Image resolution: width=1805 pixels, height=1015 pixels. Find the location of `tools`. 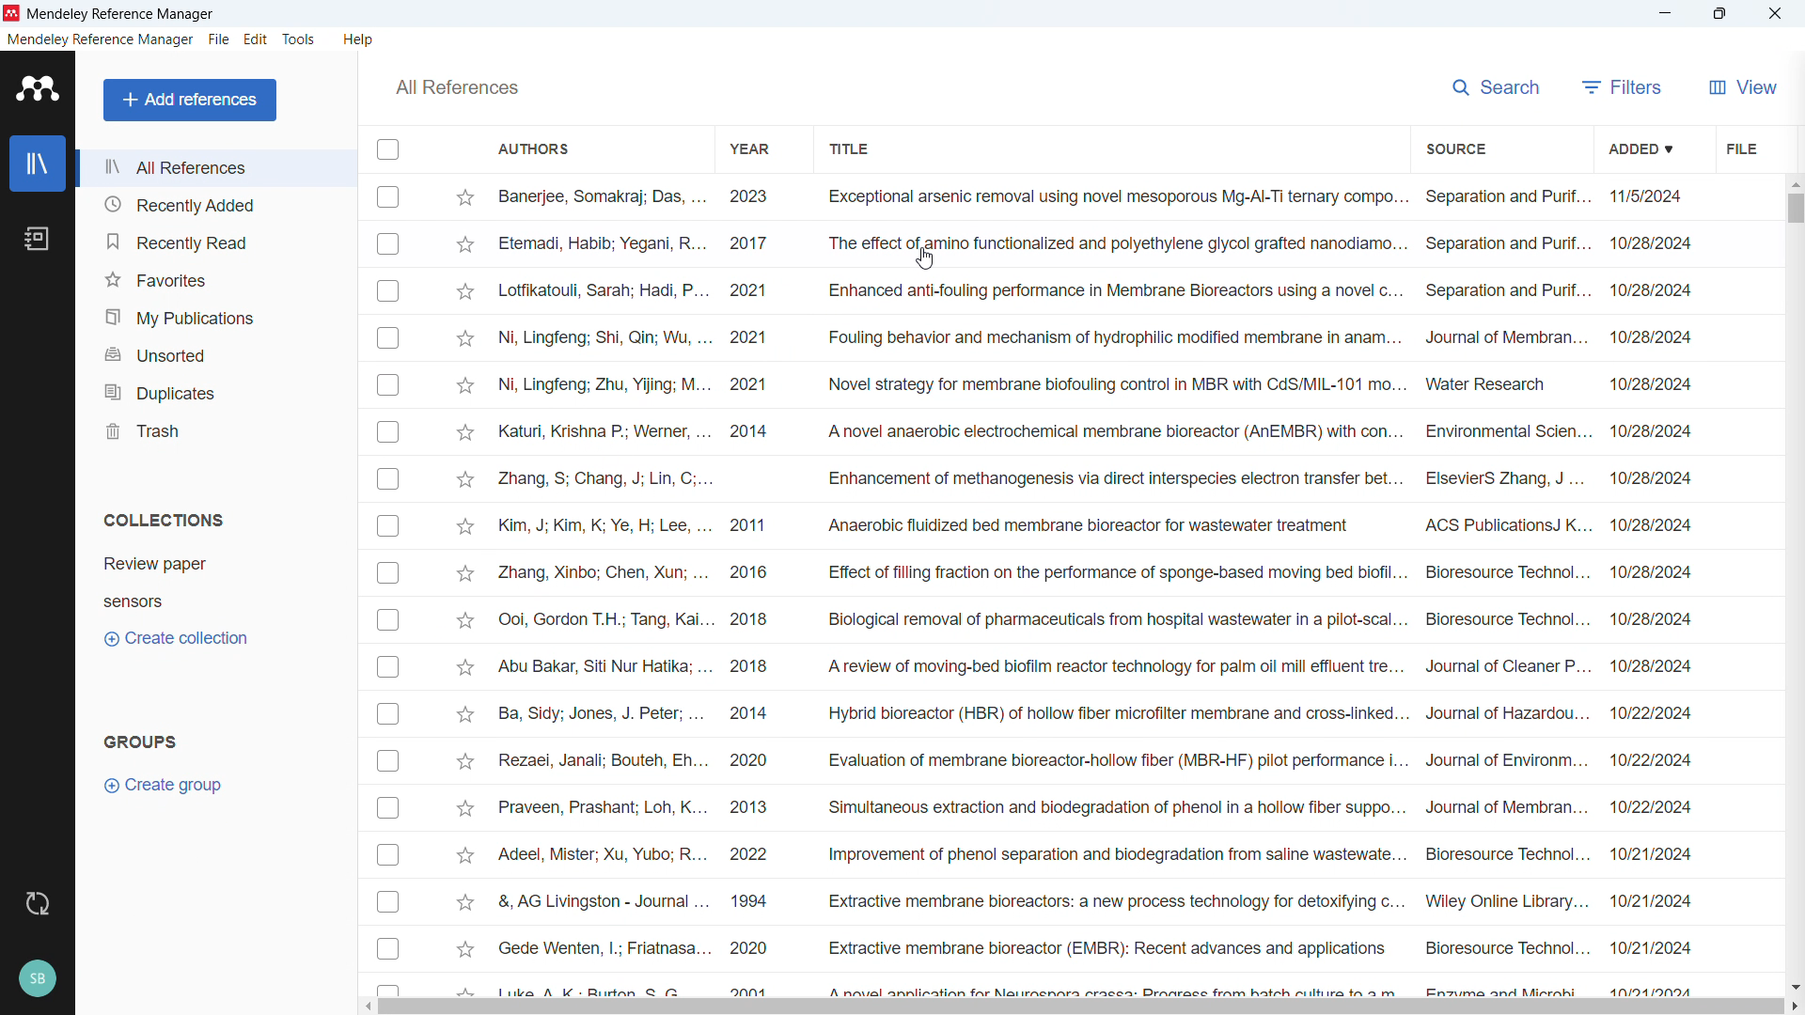

tools is located at coordinates (298, 39).